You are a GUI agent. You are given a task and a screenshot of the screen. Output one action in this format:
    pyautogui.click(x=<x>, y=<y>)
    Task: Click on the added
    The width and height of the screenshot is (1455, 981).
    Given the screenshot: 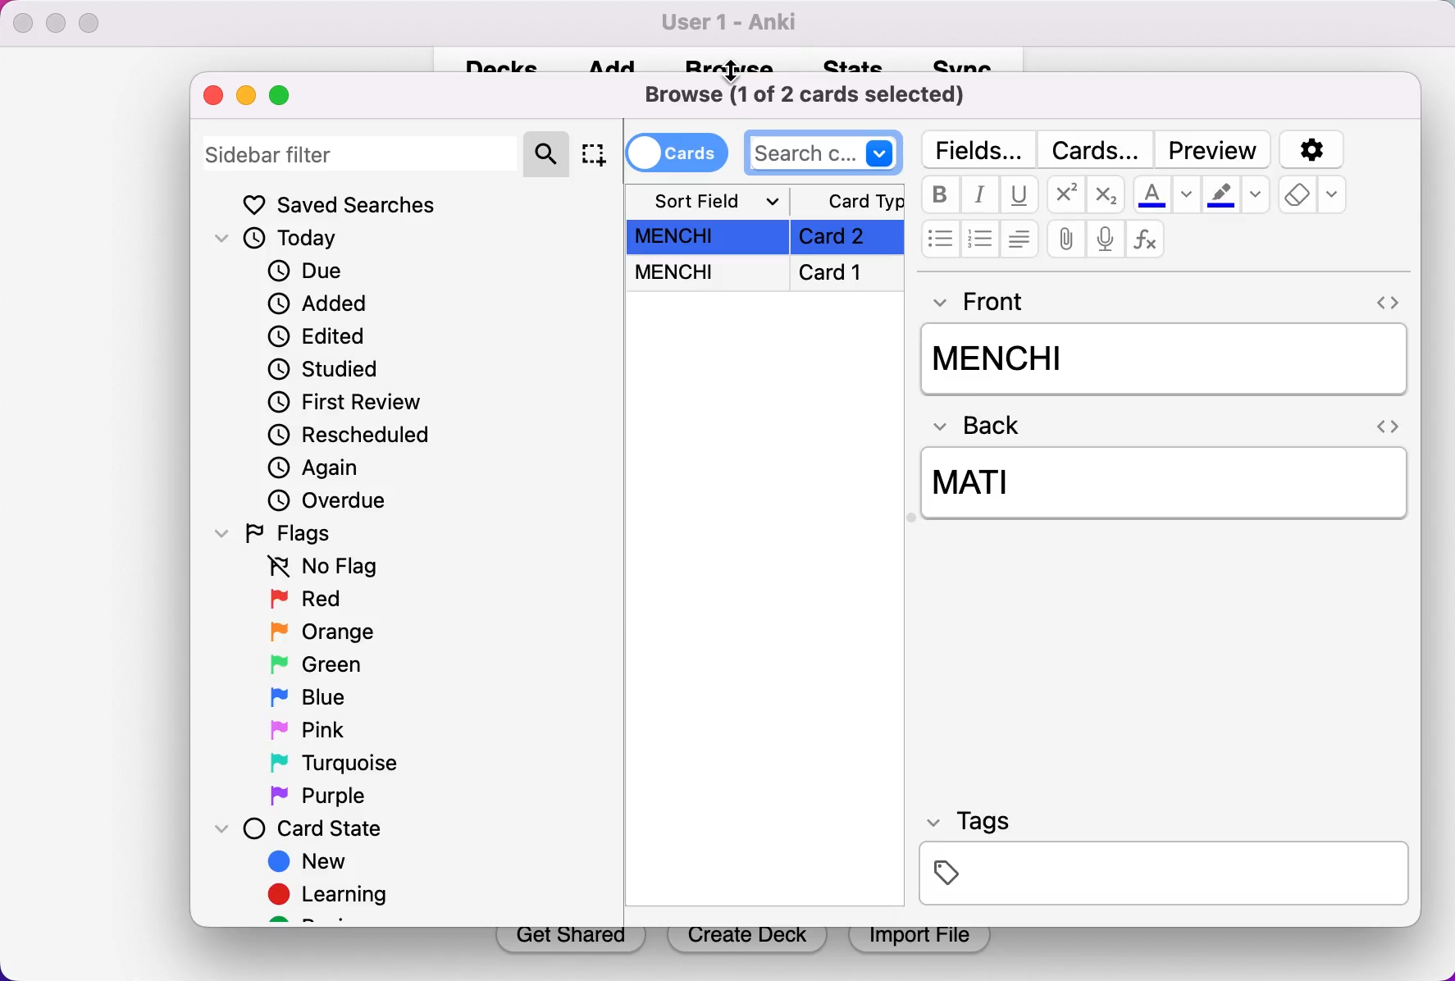 What is the action you would take?
    pyautogui.click(x=317, y=305)
    